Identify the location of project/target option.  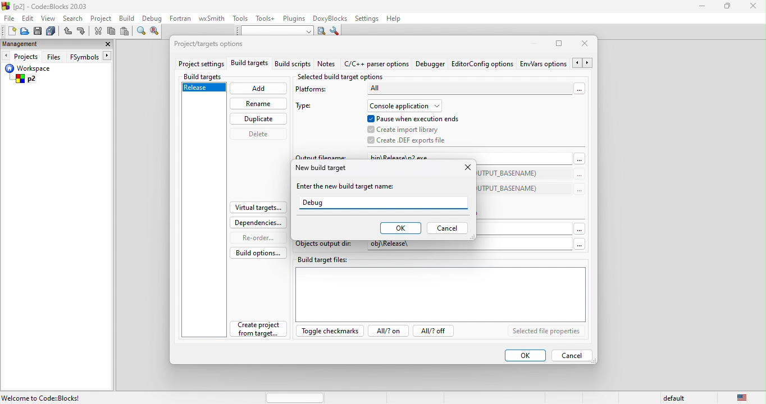
(212, 43).